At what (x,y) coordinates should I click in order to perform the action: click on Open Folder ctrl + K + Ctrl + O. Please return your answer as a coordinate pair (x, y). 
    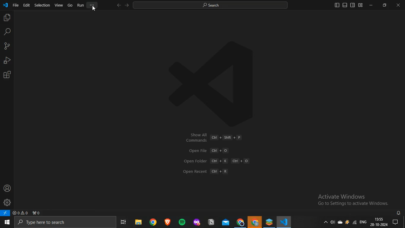
    Looking at the image, I should click on (219, 161).